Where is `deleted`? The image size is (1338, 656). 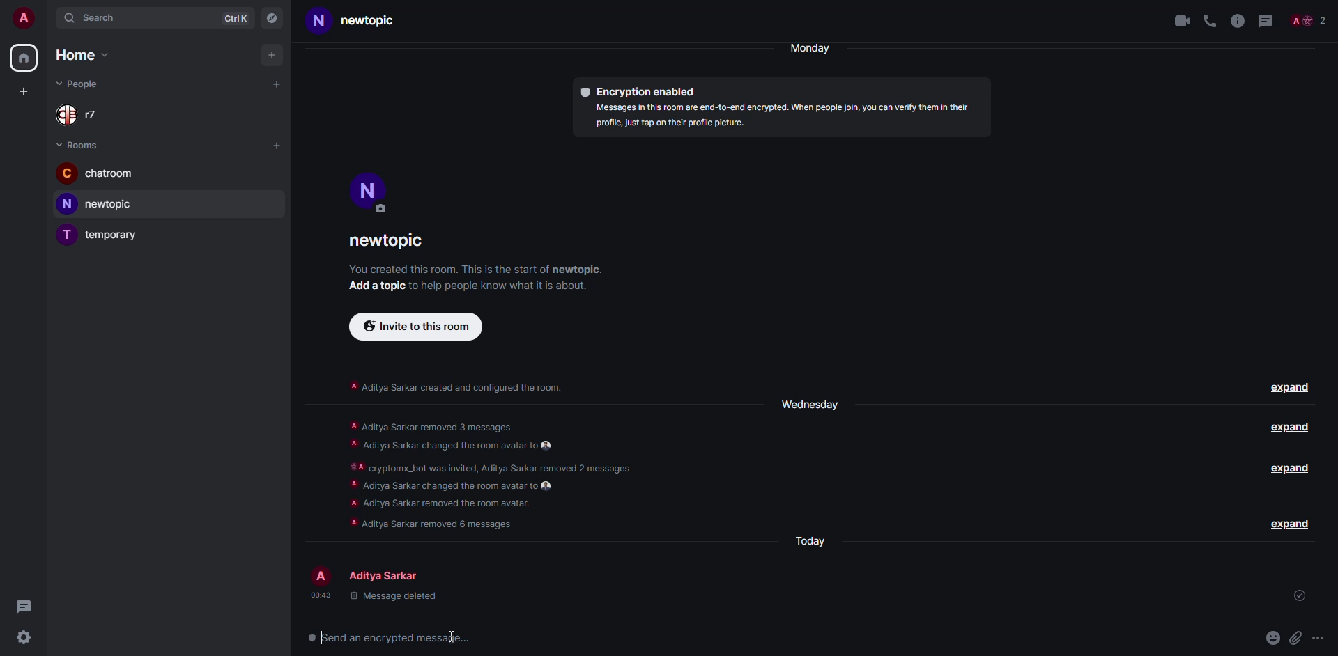
deleted is located at coordinates (394, 597).